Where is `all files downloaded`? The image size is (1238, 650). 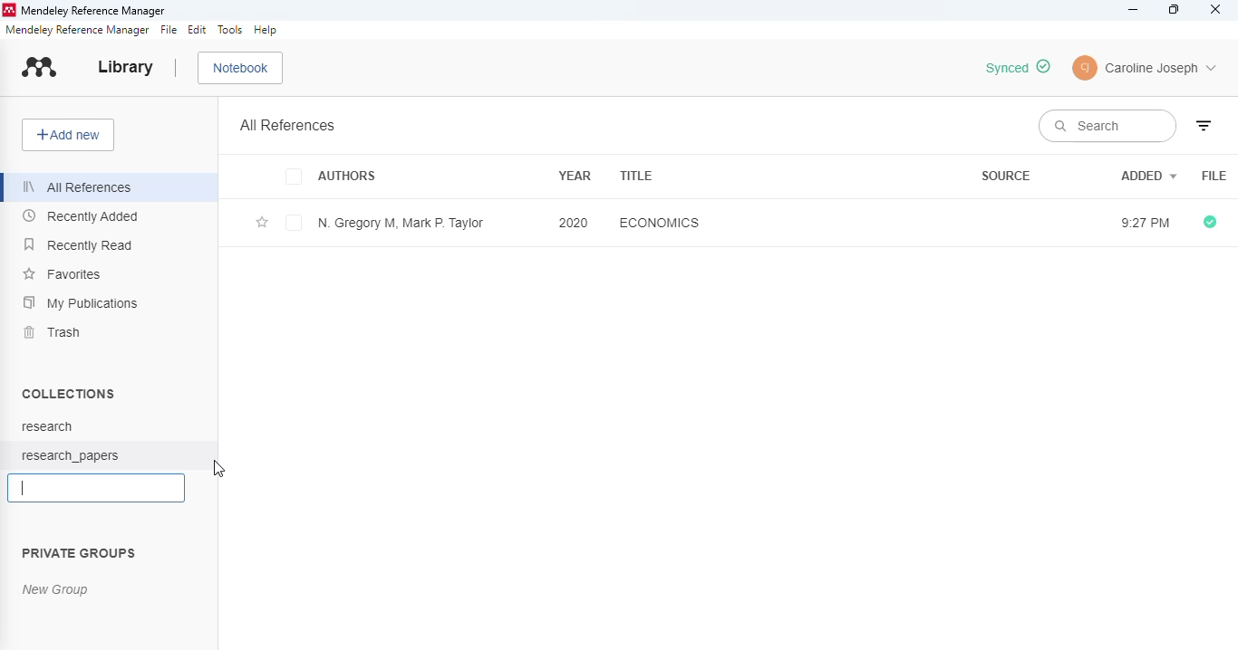
all files downloaded is located at coordinates (1210, 223).